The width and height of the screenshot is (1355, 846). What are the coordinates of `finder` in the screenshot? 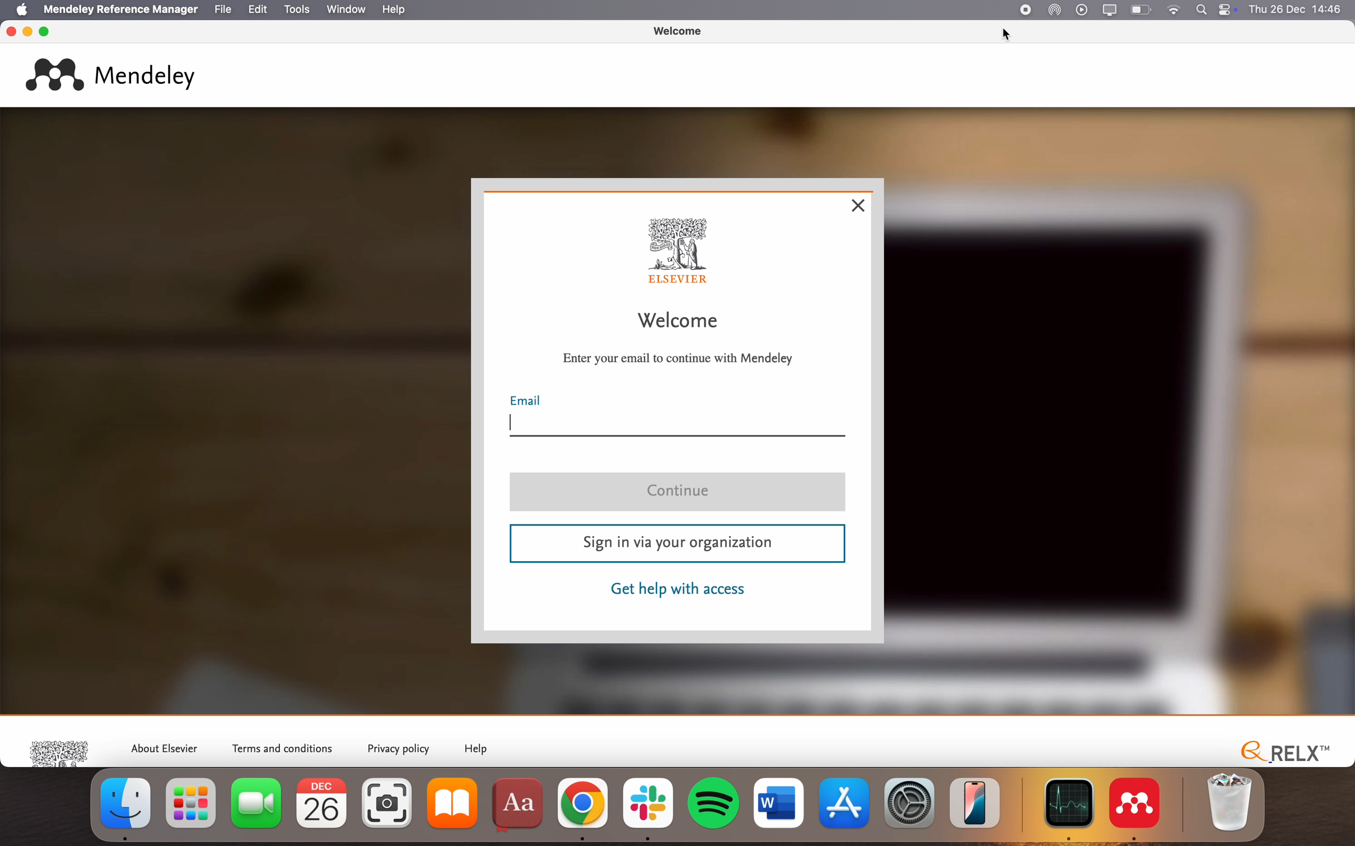 It's located at (128, 808).